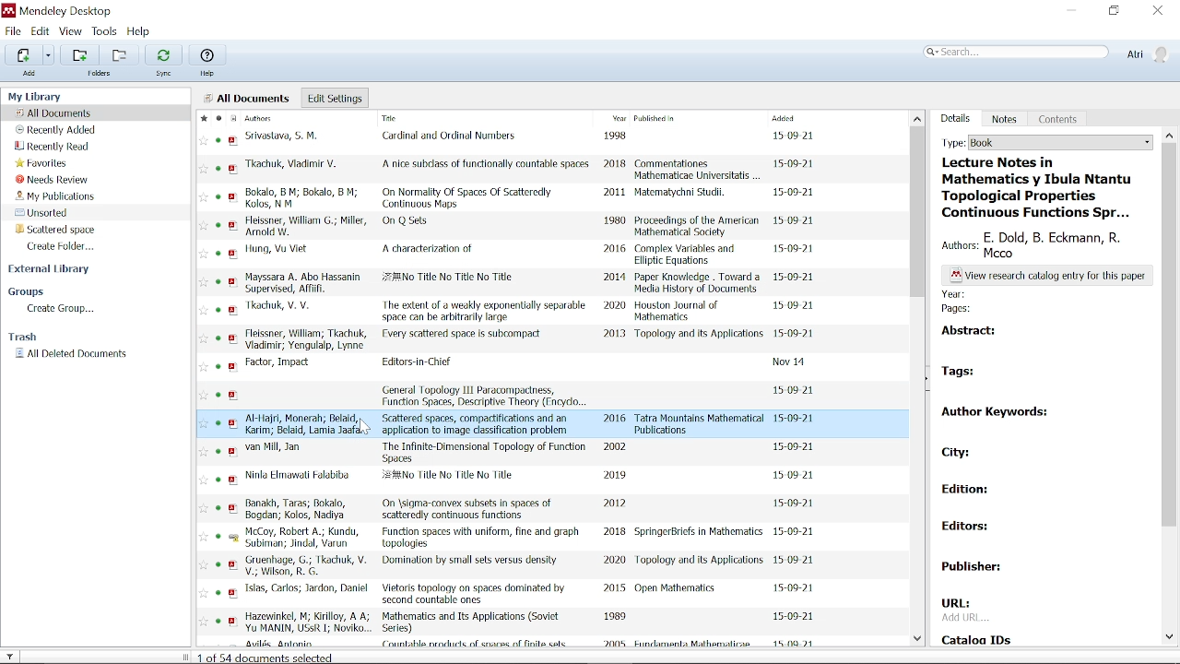  I want to click on authors, so click(307, 622).